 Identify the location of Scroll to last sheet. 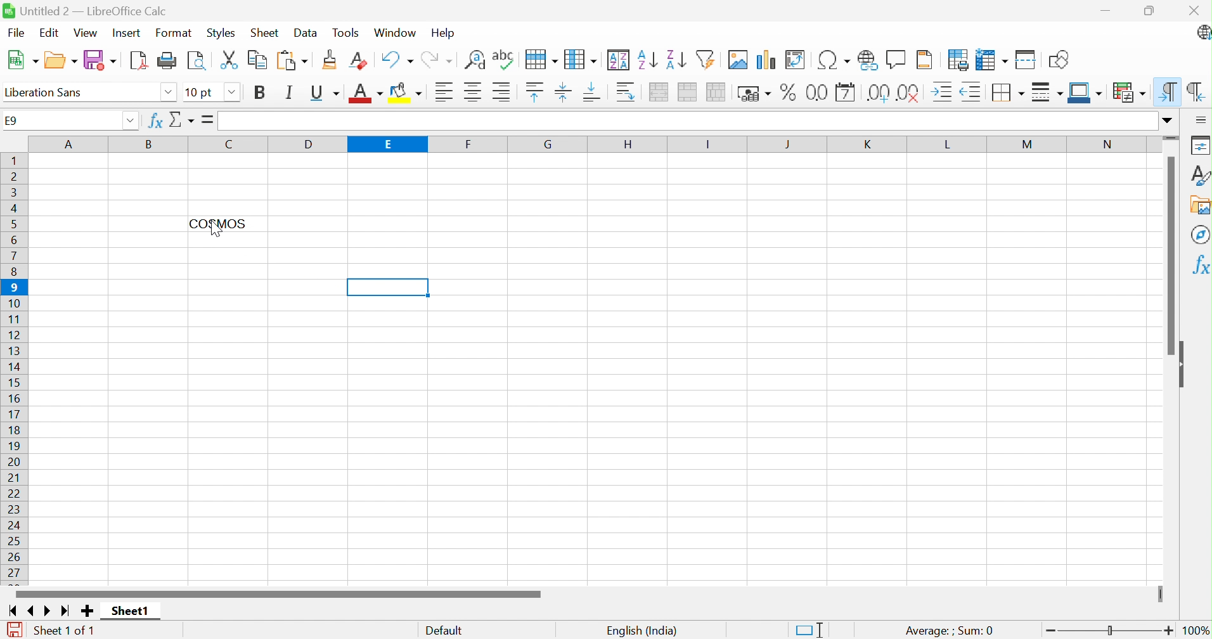
(66, 612).